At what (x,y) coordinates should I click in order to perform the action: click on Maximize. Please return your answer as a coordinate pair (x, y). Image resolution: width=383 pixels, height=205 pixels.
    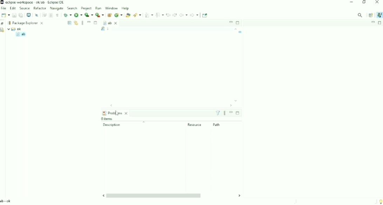
    Looking at the image, I should click on (380, 23).